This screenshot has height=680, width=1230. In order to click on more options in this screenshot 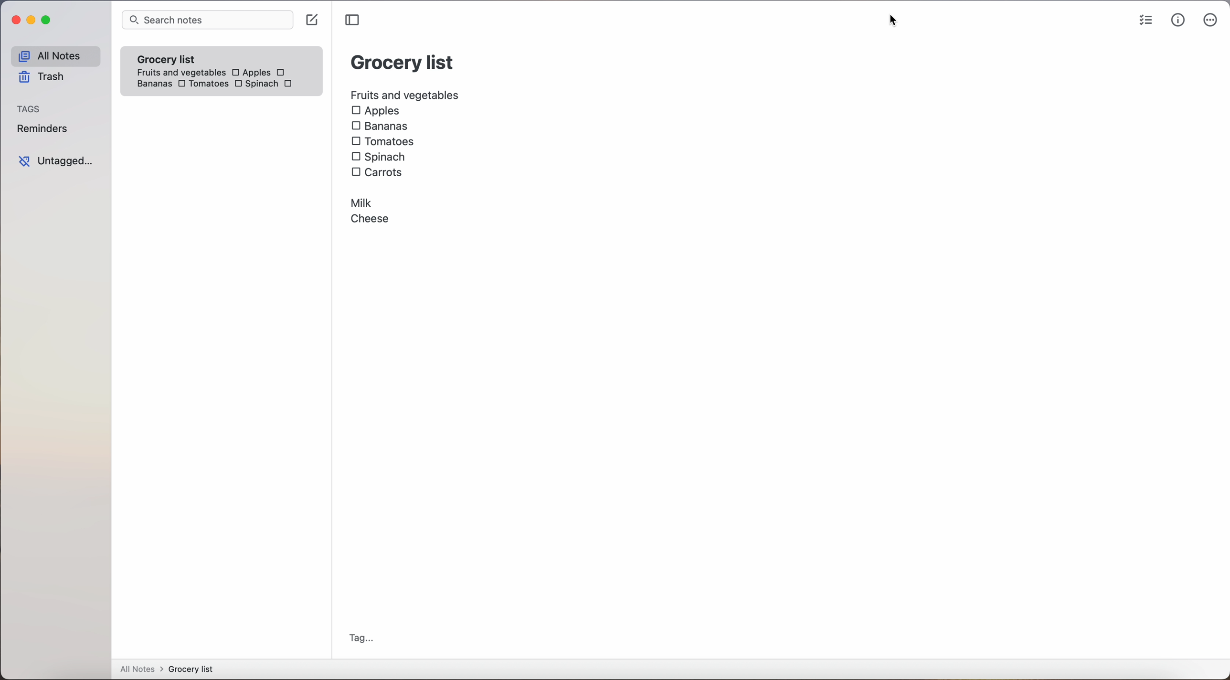, I will do `click(1210, 21)`.